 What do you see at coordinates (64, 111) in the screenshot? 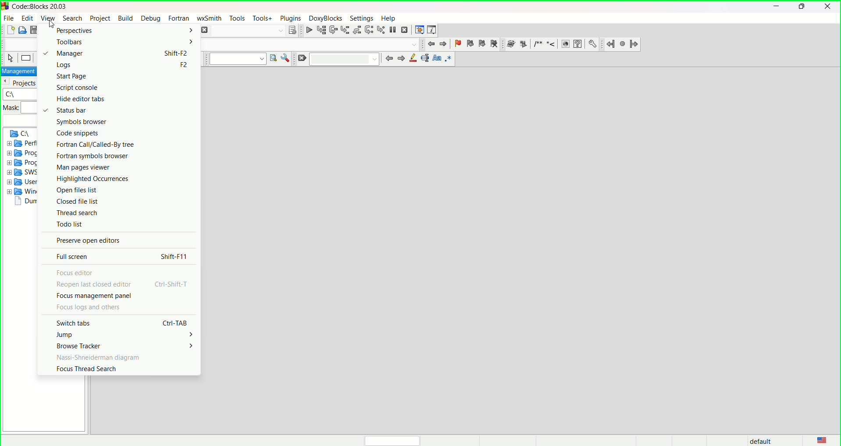
I see `status bar` at bounding box center [64, 111].